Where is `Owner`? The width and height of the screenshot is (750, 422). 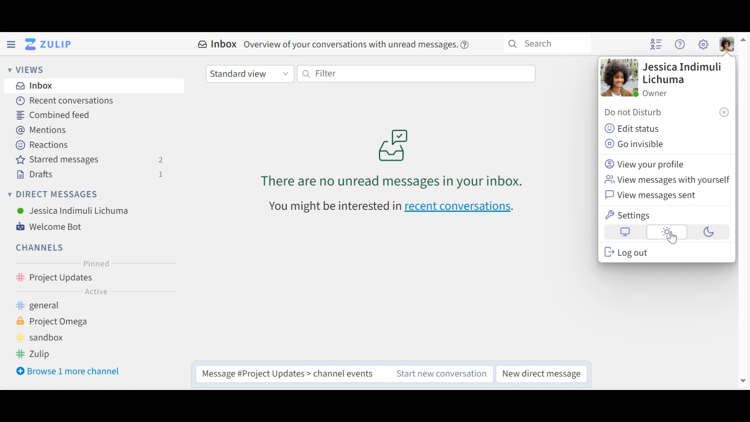 Owner is located at coordinates (655, 93).